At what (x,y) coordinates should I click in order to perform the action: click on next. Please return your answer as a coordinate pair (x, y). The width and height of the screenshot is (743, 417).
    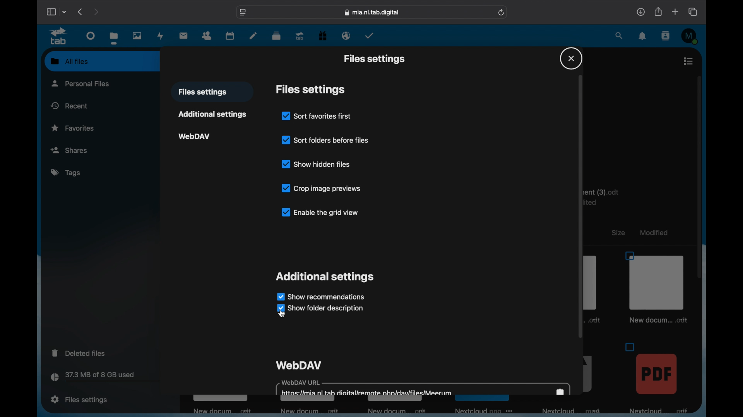
    Looking at the image, I should click on (96, 12).